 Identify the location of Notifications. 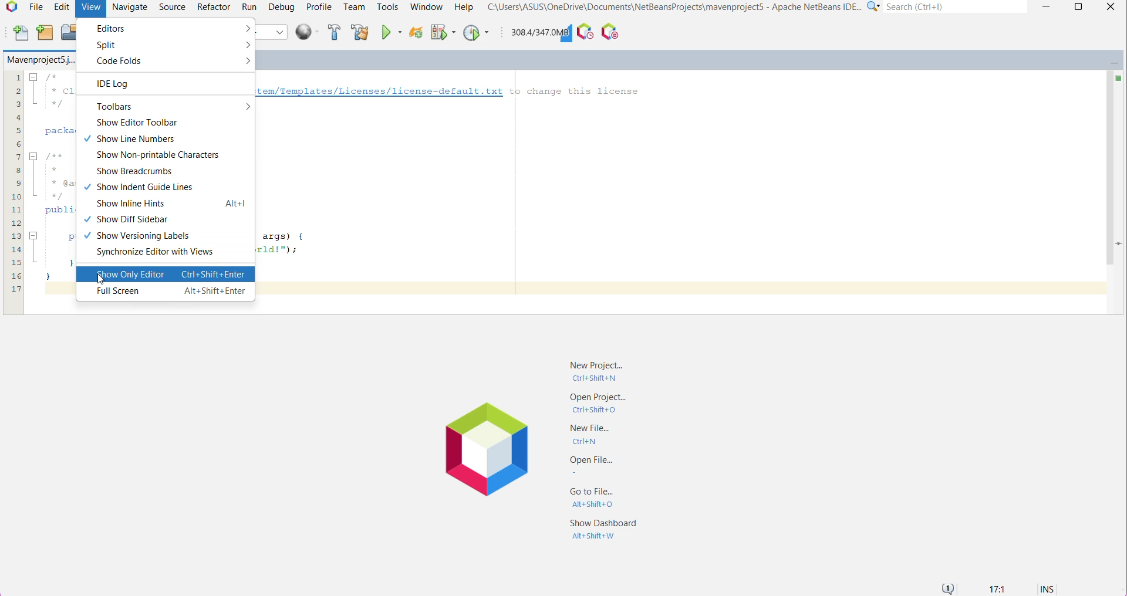
(957, 588).